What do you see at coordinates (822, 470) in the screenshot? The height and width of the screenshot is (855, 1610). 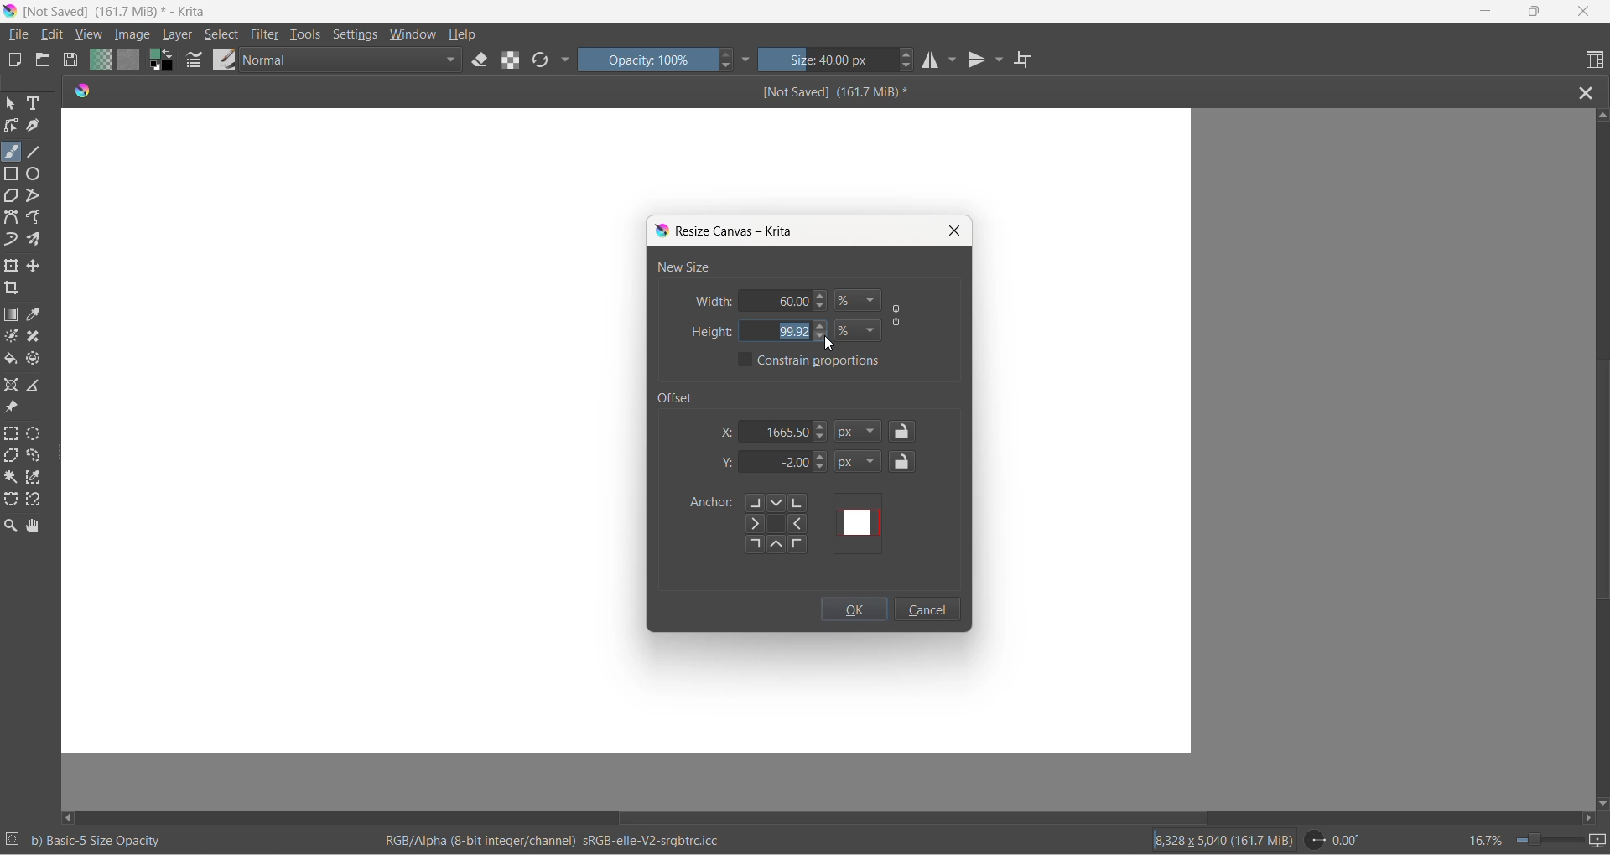 I see `y-axis value decrement` at bounding box center [822, 470].